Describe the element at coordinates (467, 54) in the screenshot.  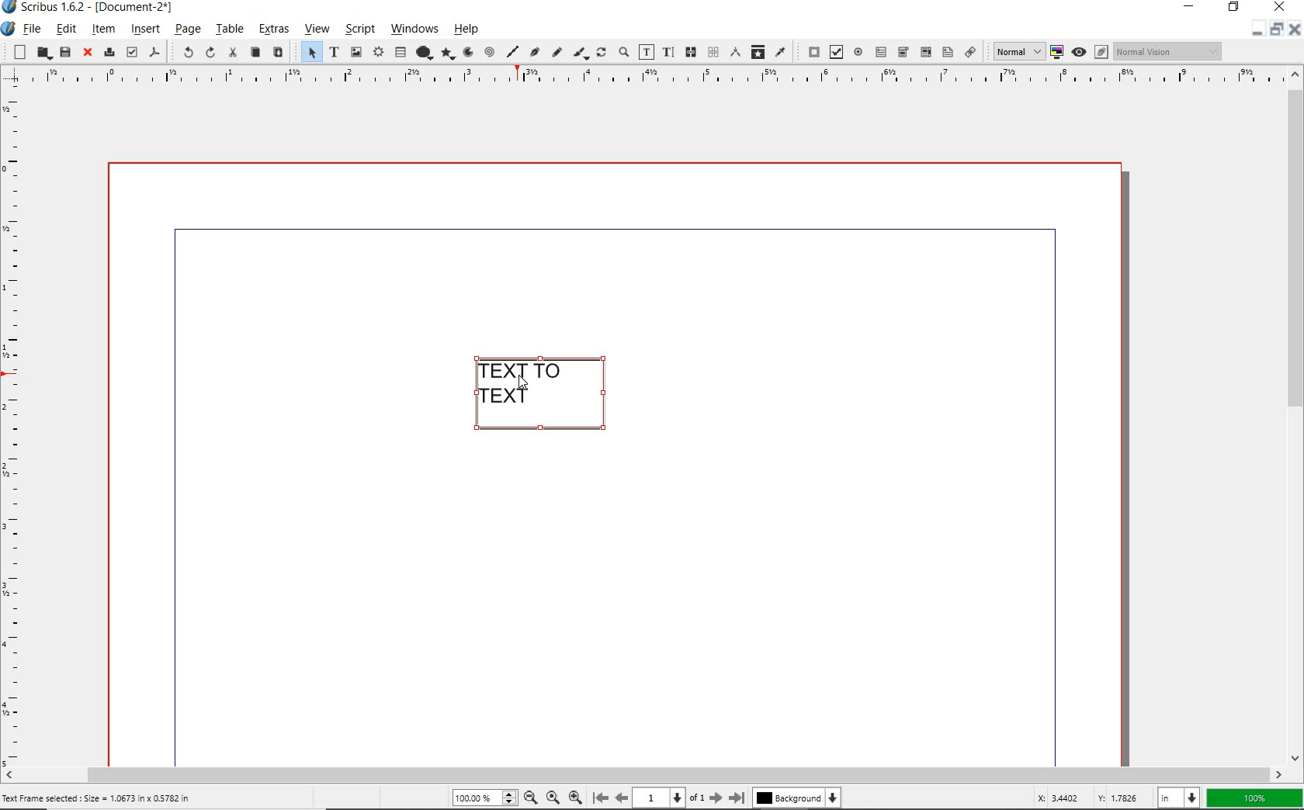
I see `arc` at that location.